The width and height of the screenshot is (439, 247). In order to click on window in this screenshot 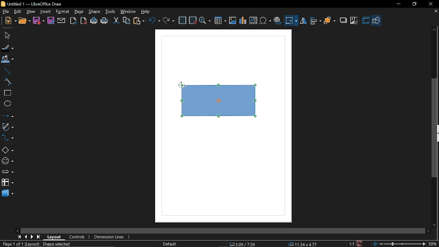, I will do `click(128, 12)`.